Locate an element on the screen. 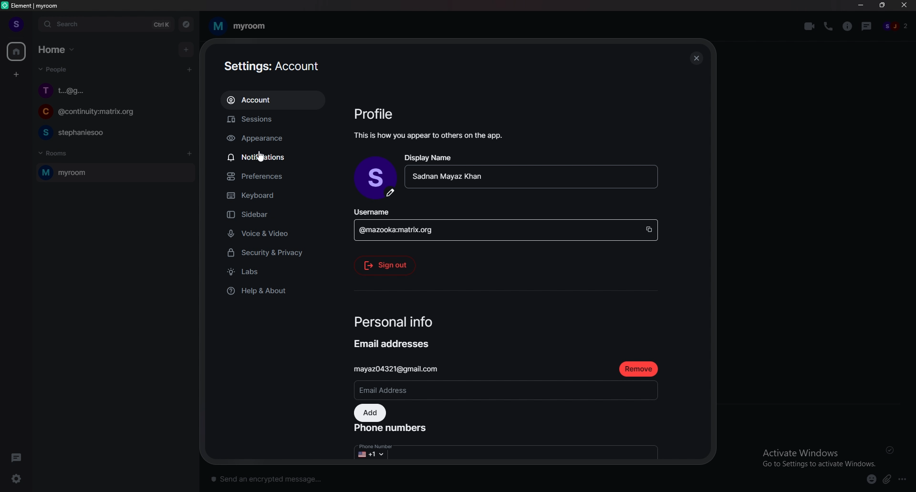 The image size is (916, 492). minimize is located at coordinates (862, 6).